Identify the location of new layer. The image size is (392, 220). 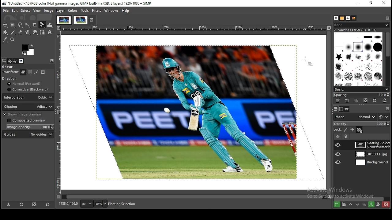
(337, 205).